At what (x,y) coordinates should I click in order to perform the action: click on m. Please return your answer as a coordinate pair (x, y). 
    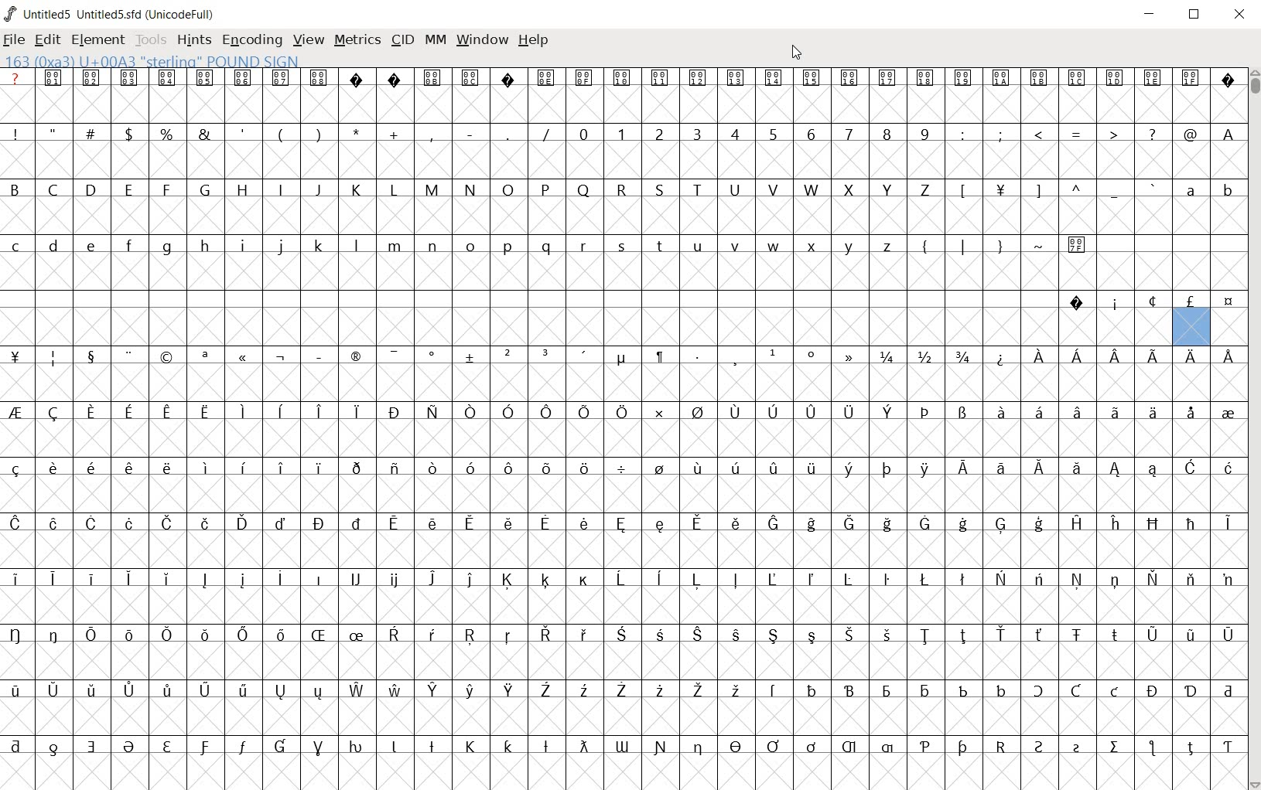
    Looking at the image, I should click on (395, 246).